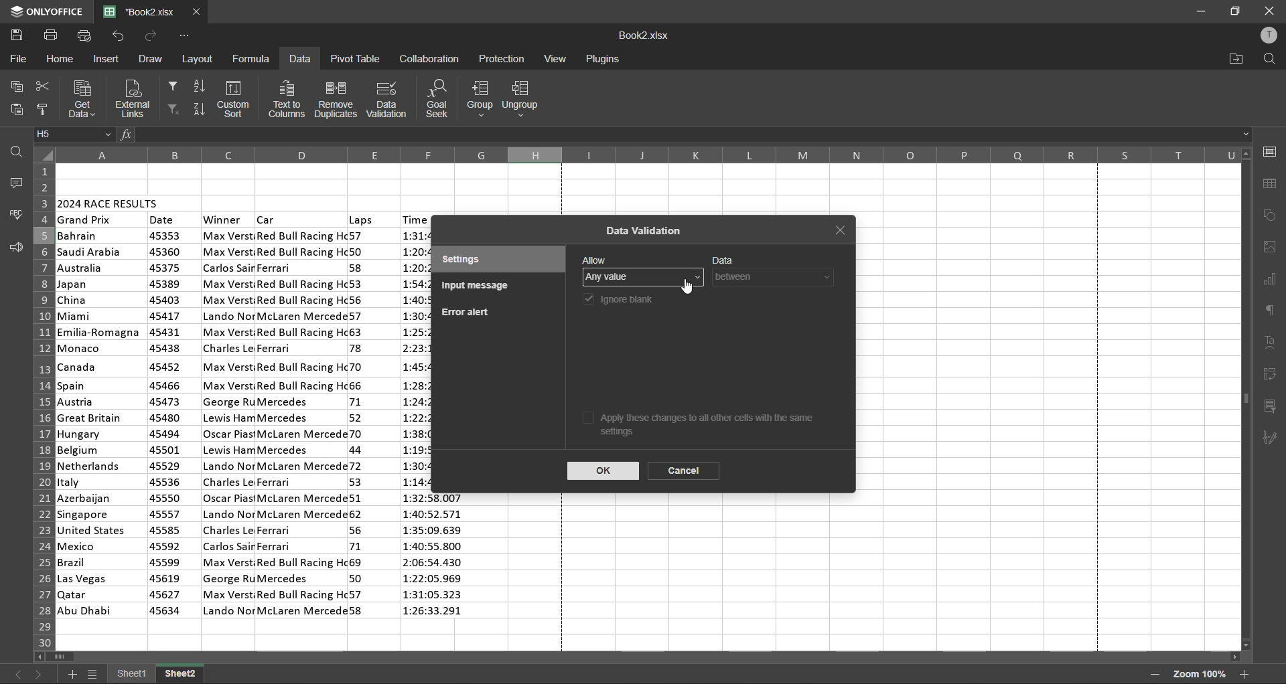  What do you see at coordinates (253, 58) in the screenshot?
I see `formula` at bounding box center [253, 58].